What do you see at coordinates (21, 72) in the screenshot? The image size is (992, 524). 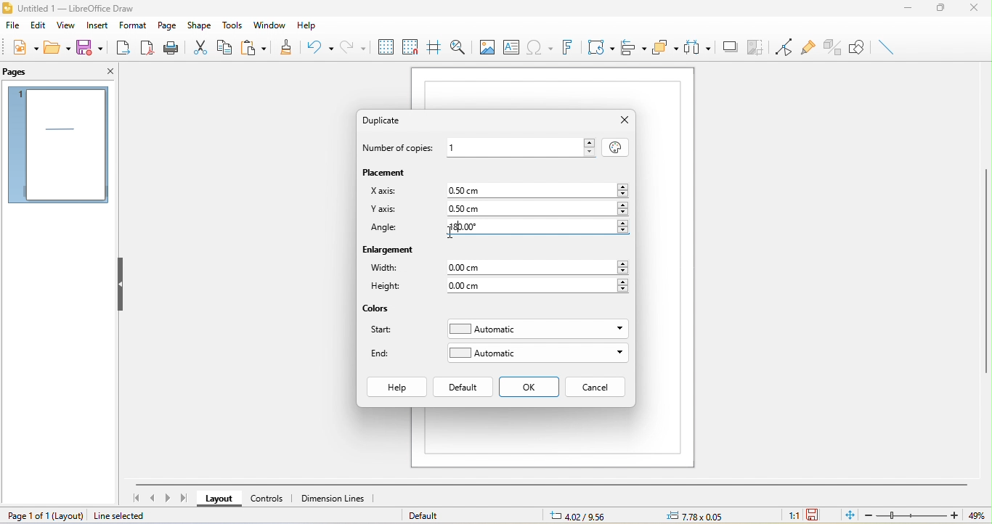 I see `pages` at bounding box center [21, 72].